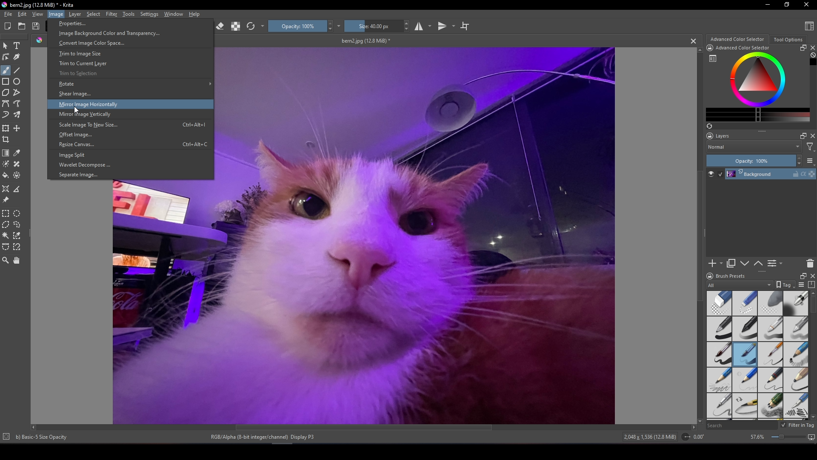 The height and width of the screenshot is (460, 817). What do you see at coordinates (743, 426) in the screenshot?
I see `Brush preset search` at bounding box center [743, 426].